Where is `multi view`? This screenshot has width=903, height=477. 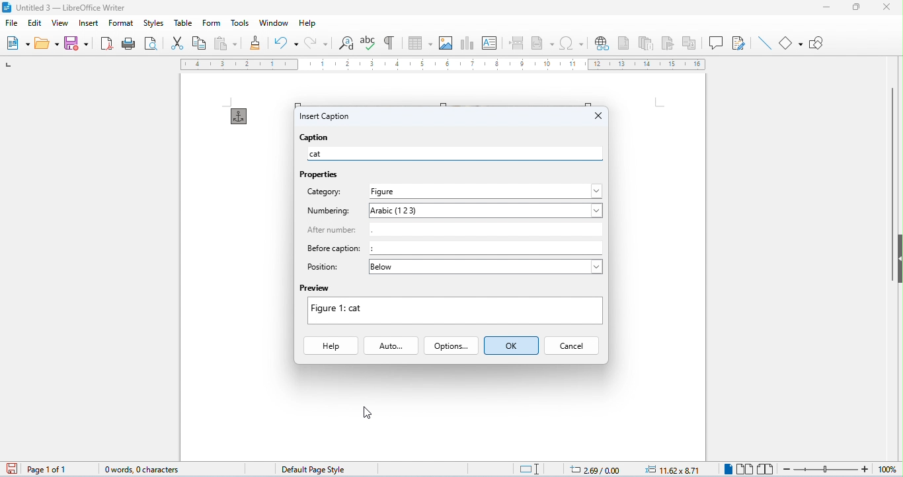 multi view is located at coordinates (745, 469).